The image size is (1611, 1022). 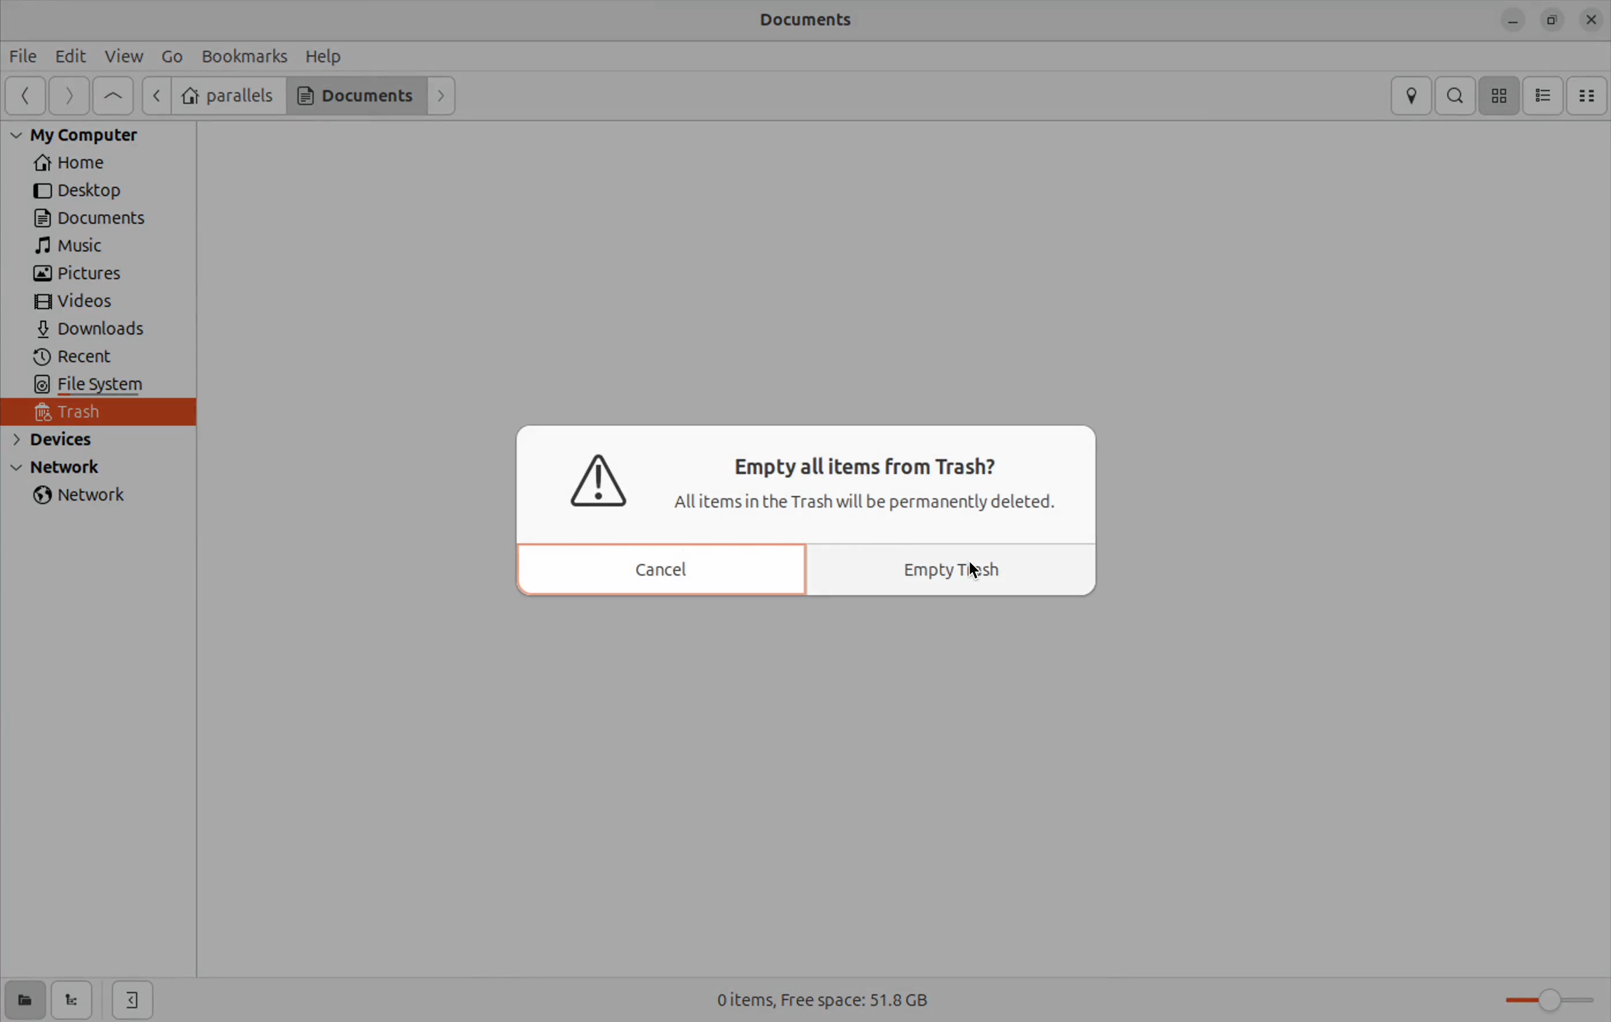 I want to click on Go to first page, so click(x=113, y=96).